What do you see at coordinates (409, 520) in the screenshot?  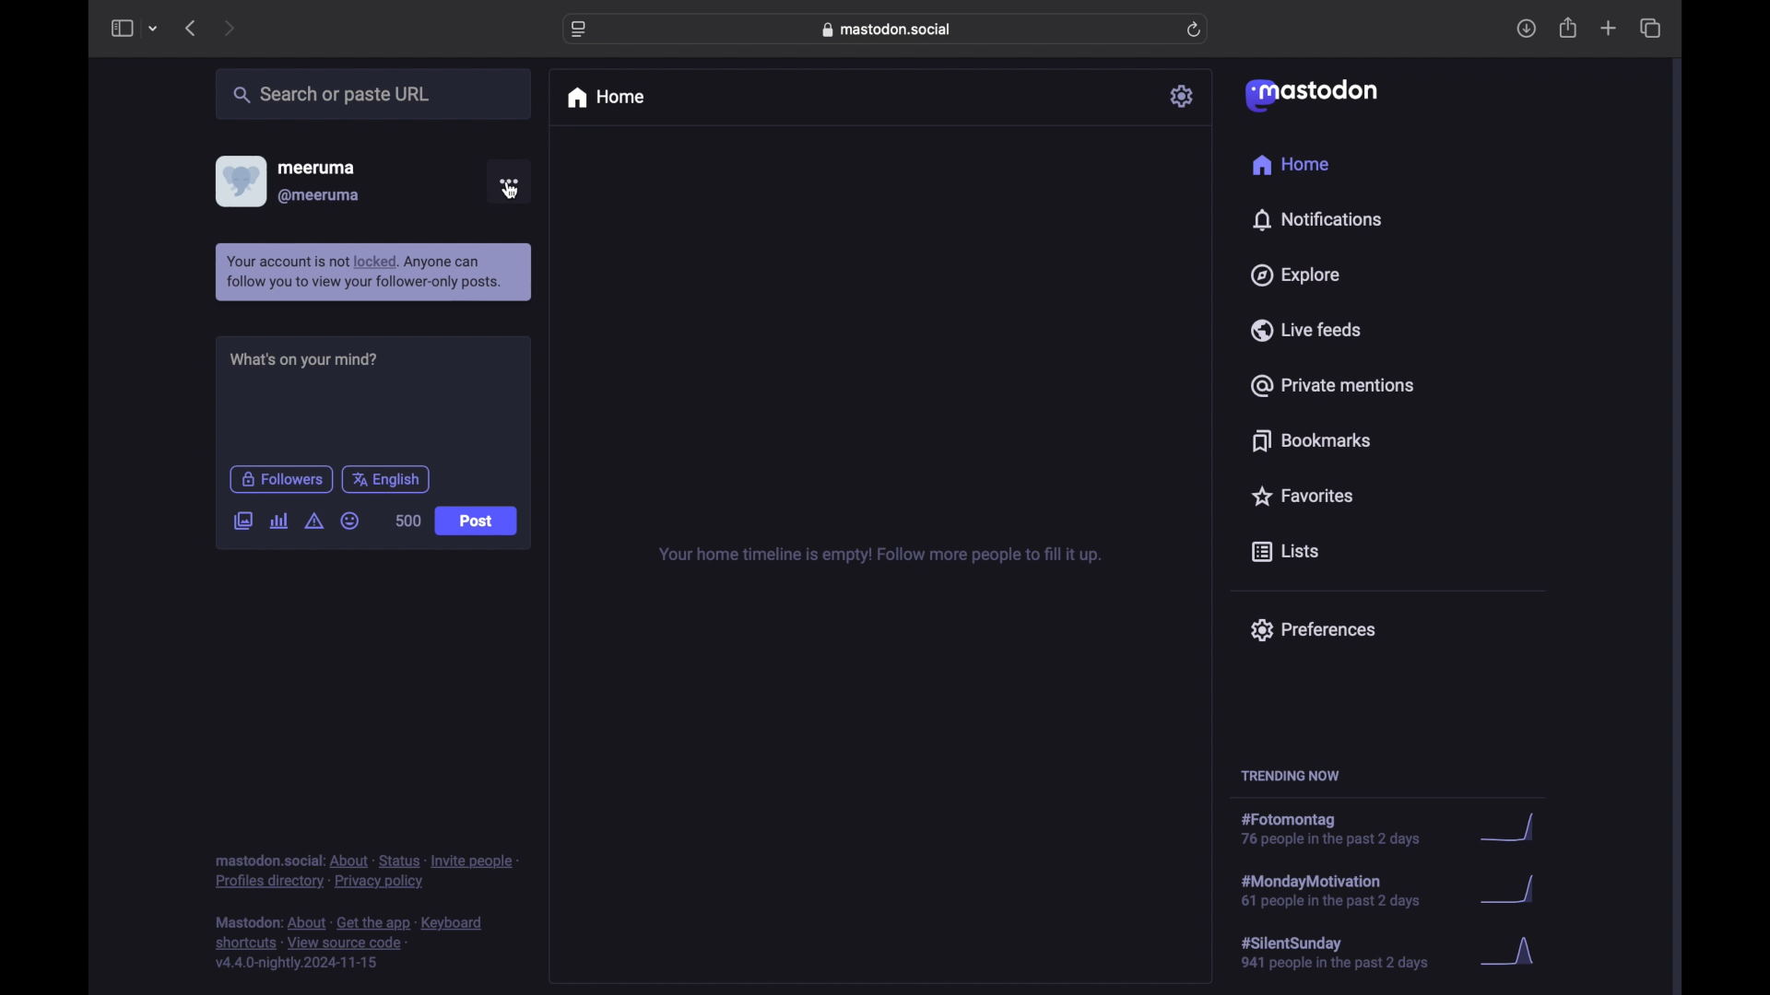 I see `word count` at bounding box center [409, 520].